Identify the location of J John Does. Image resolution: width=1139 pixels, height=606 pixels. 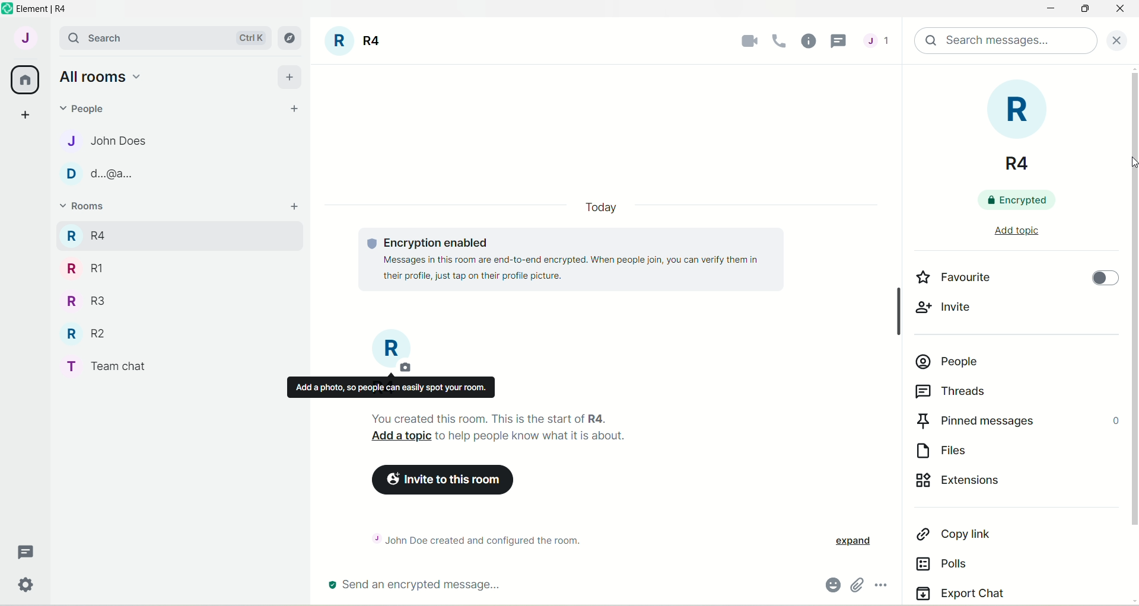
(96, 141).